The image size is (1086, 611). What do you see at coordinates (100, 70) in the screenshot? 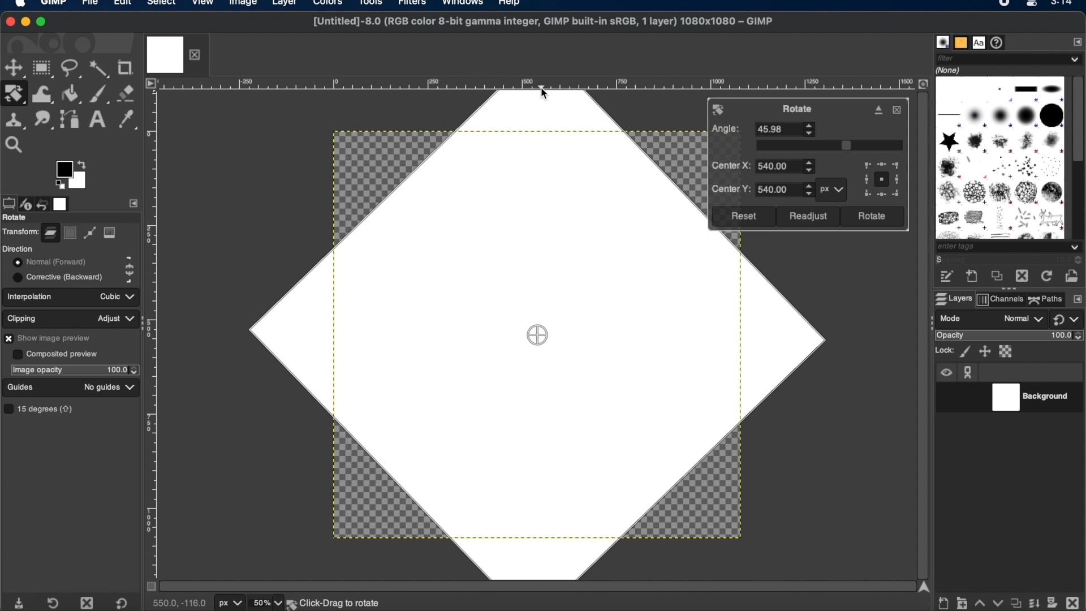
I see `fuzzy select tool` at bounding box center [100, 70].